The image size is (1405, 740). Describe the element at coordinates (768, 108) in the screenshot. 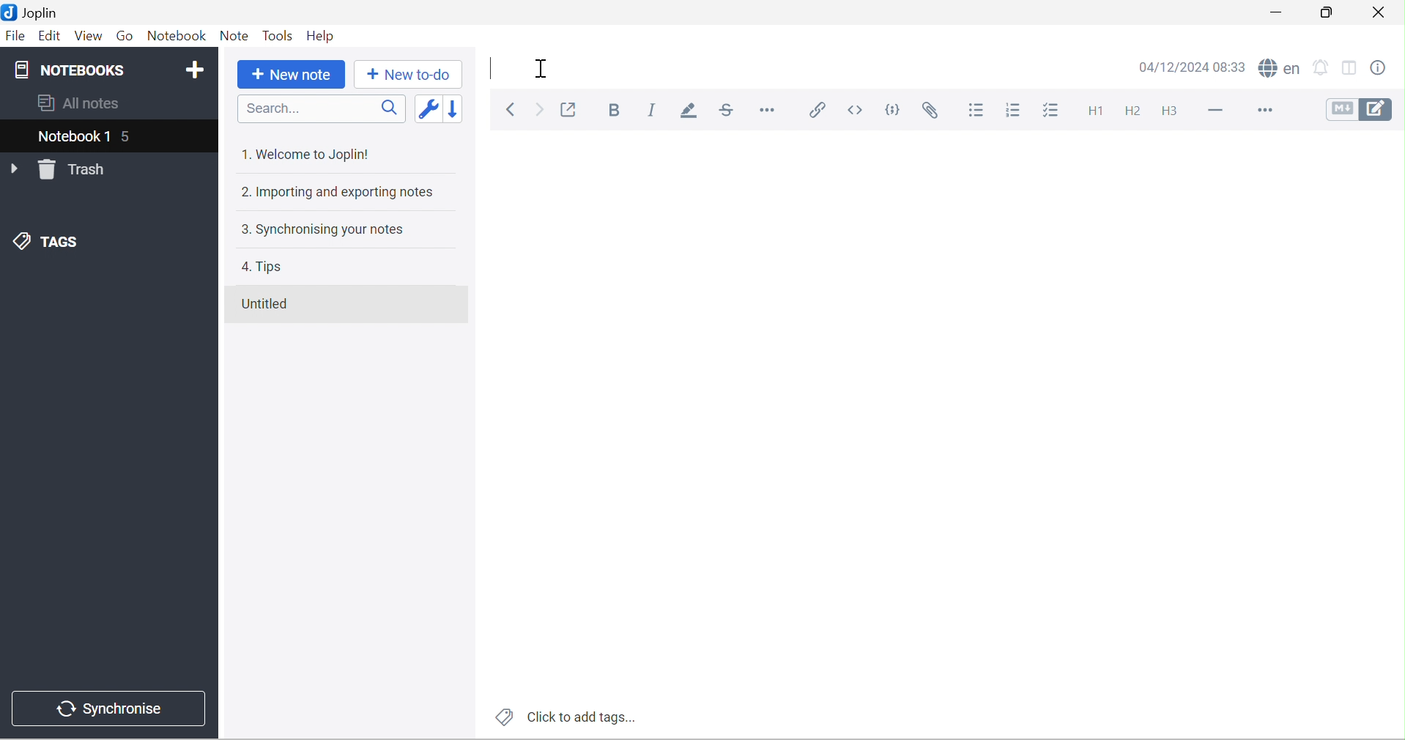

I see `Horizontal` at that location.